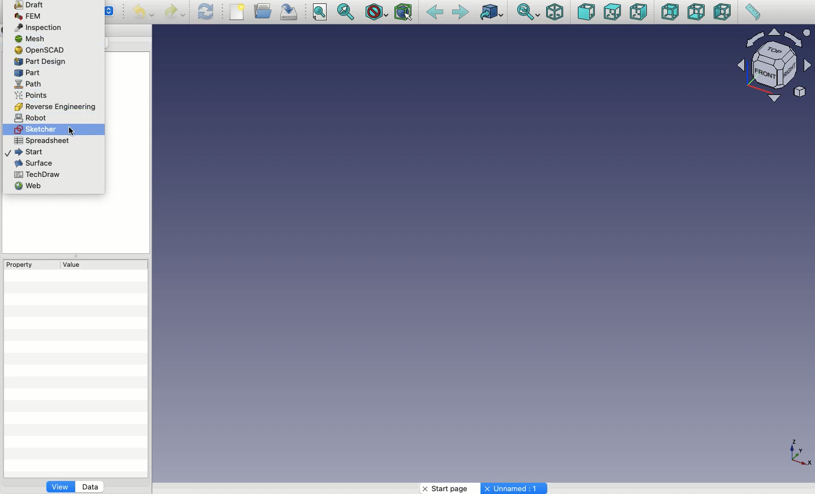  Describe the element at coordinates (777, 66) in the screenshot. I see `Navigator` at that location.